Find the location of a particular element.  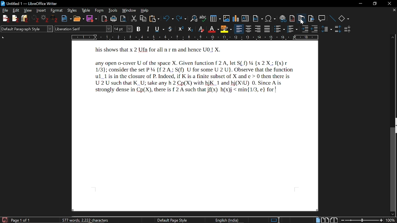

Decrease indent is located at coordinates (314, 29).